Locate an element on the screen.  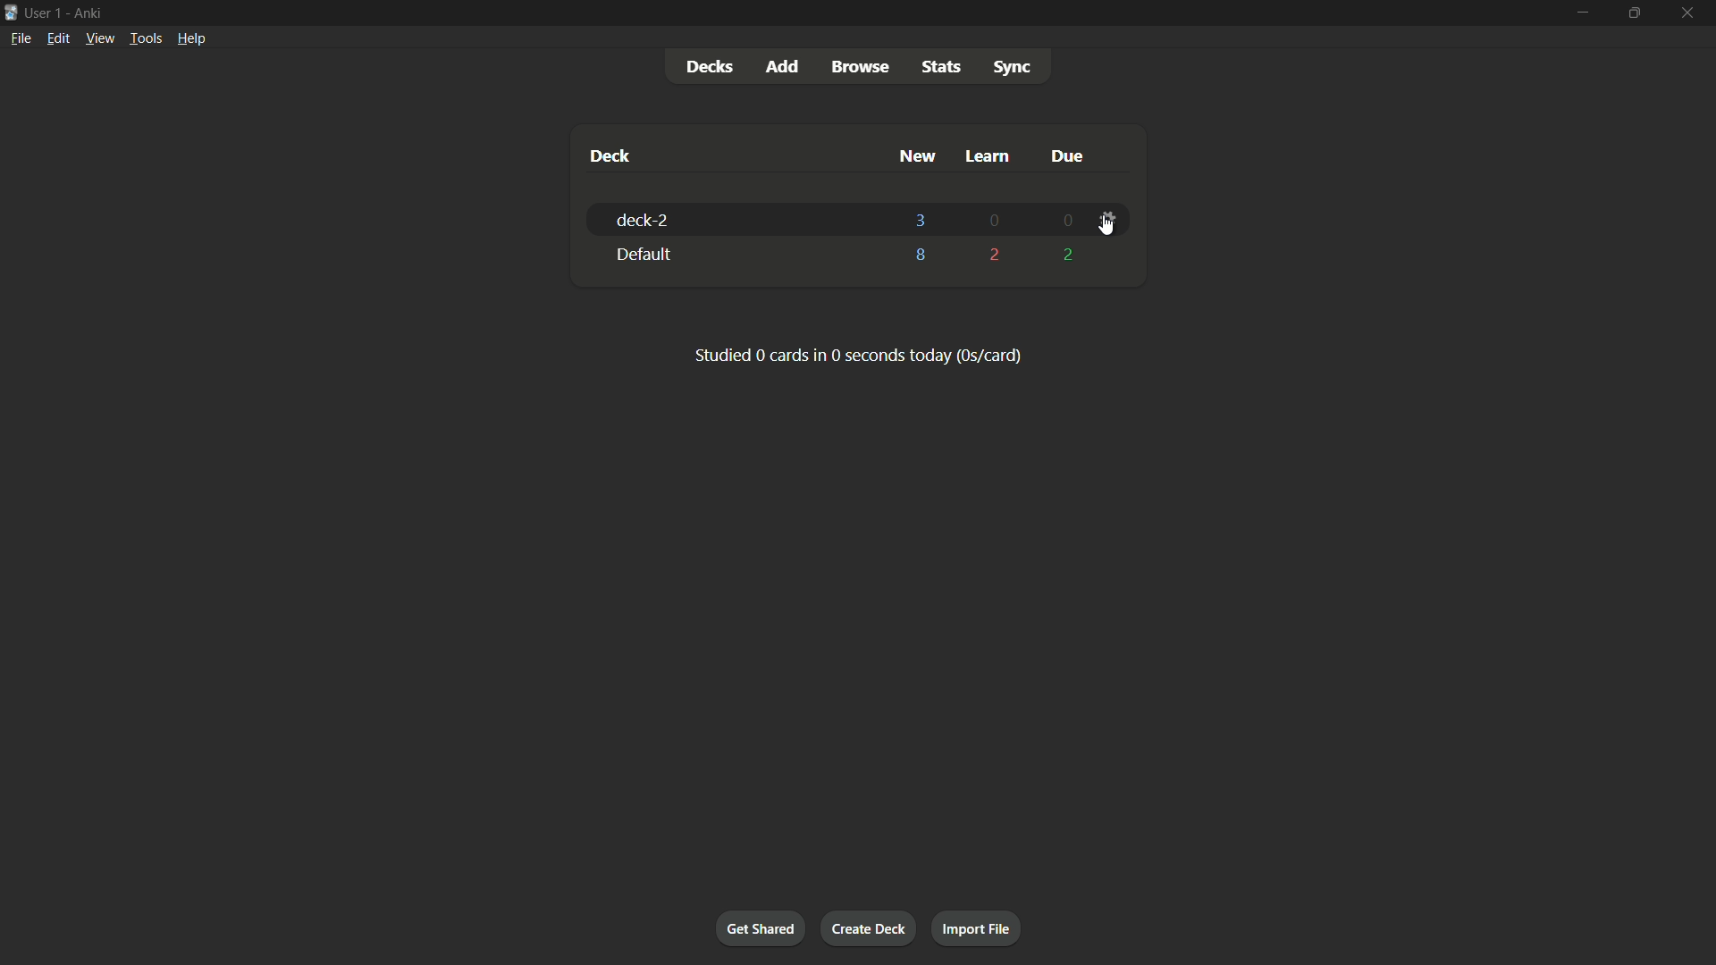
stats is located at coordinates (939, 68).